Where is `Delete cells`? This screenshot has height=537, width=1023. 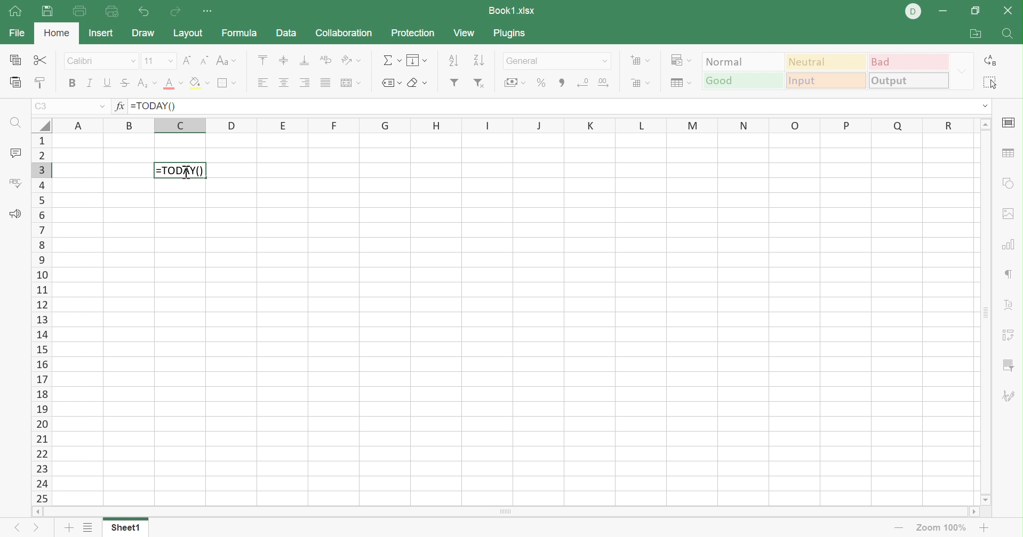 Delete cells is located at coordinates (642, 84).